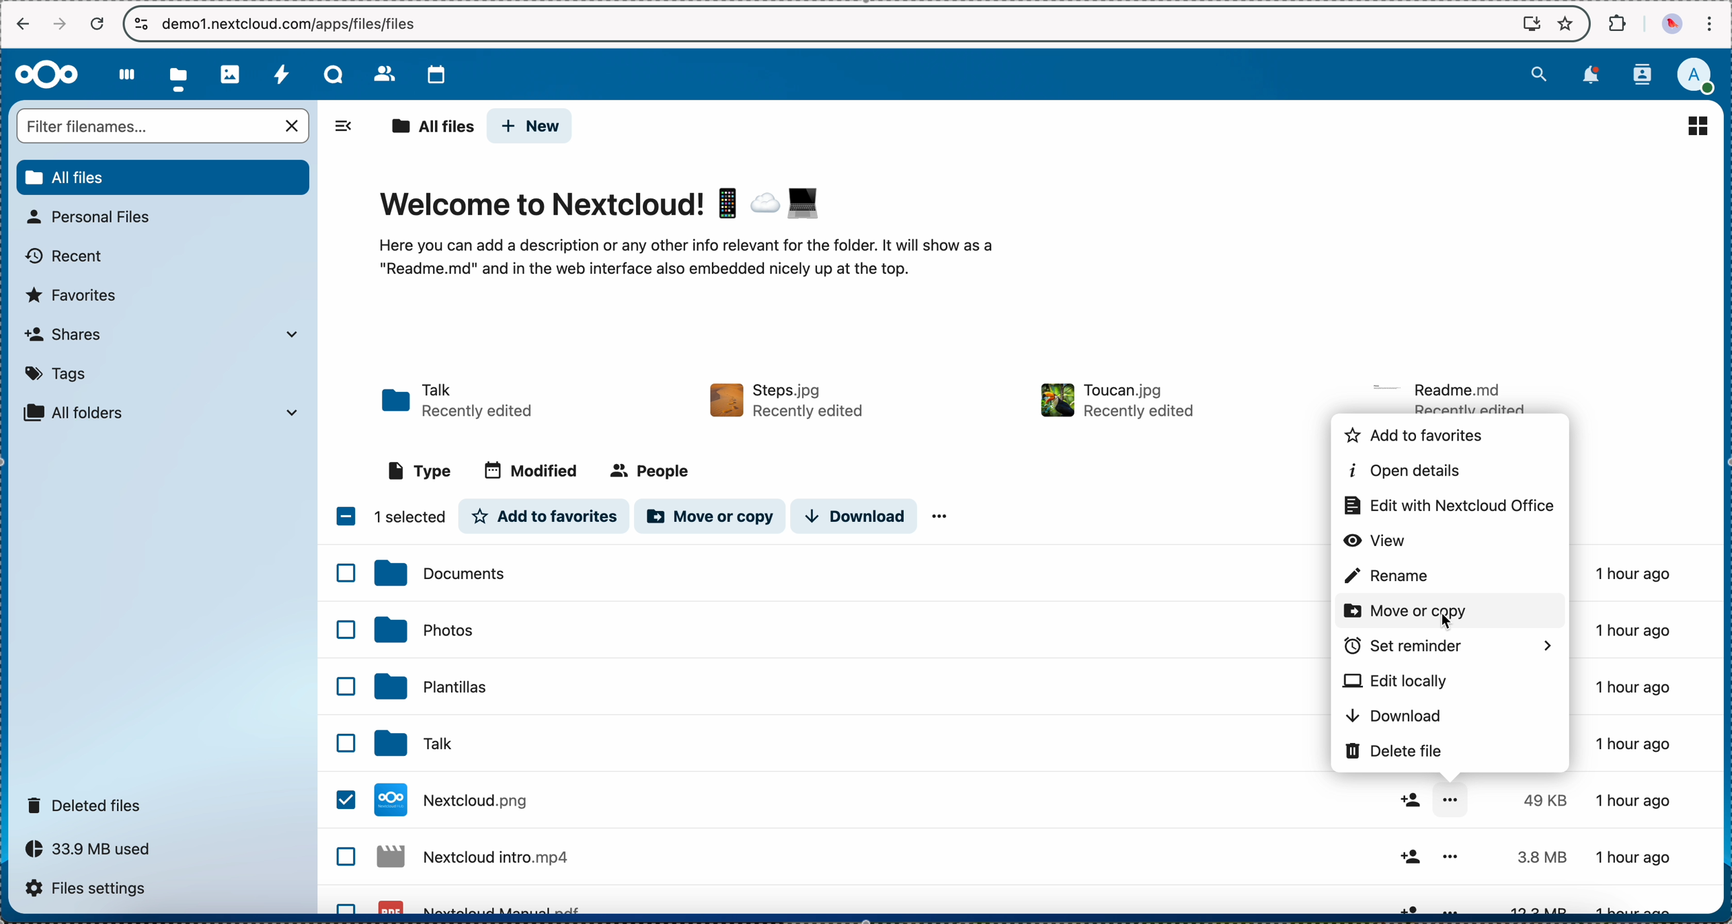 Image resolution: width=1732 pixels, height=924 pixels. I want to click on welcome to nextcloud, so click(699, 233).